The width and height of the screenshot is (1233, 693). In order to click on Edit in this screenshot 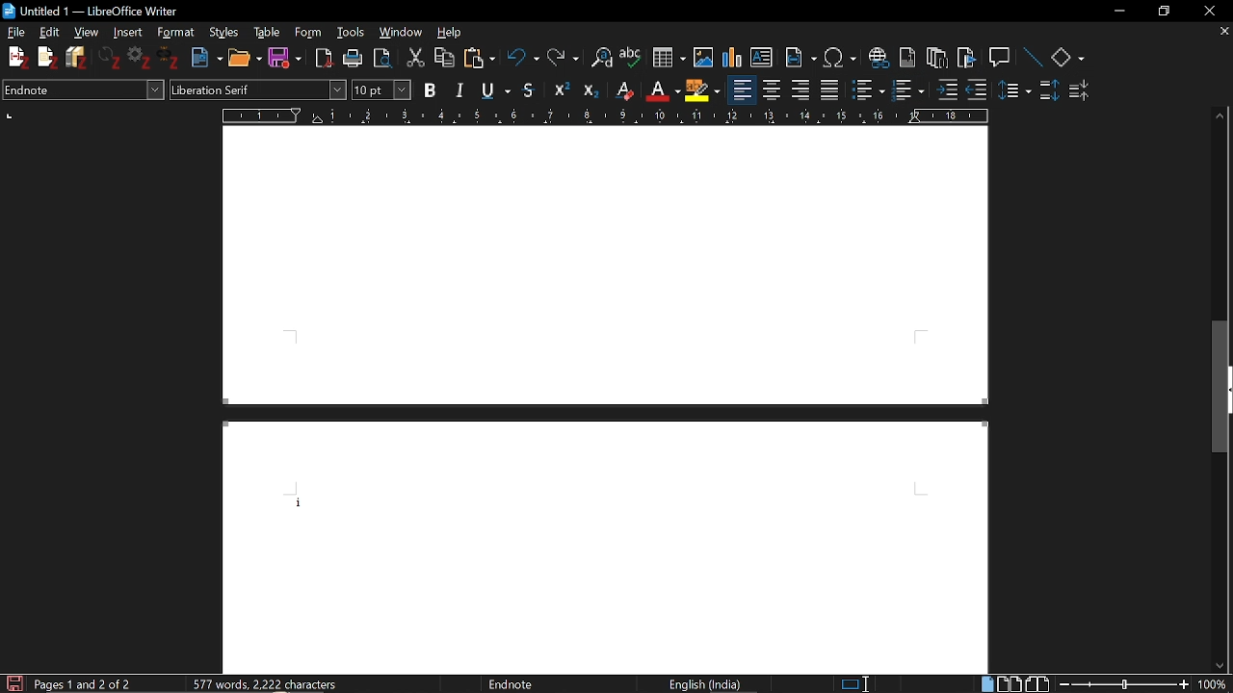, I will do `click(51, 32)`.